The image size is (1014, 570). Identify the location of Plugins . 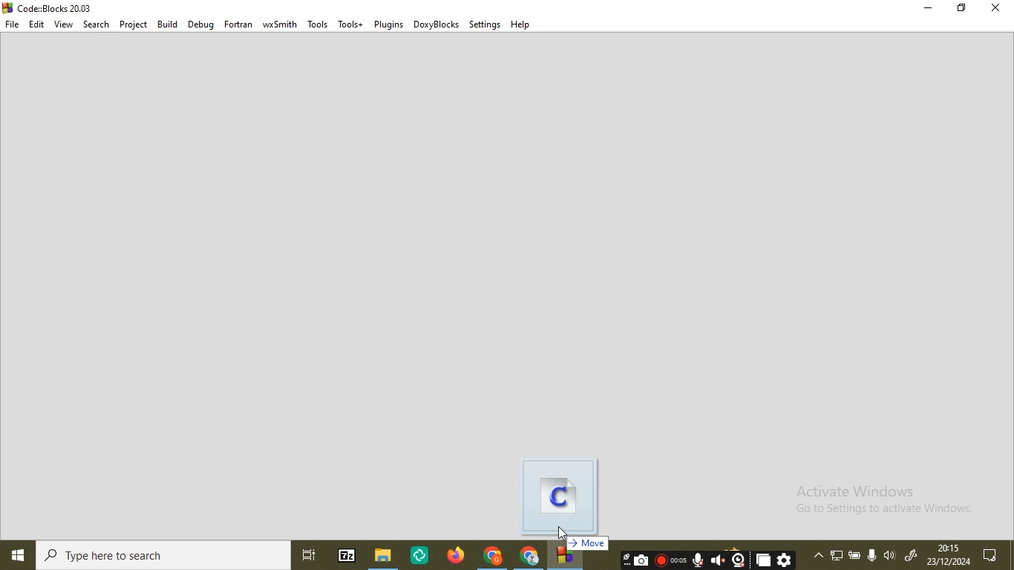
(389, 23).